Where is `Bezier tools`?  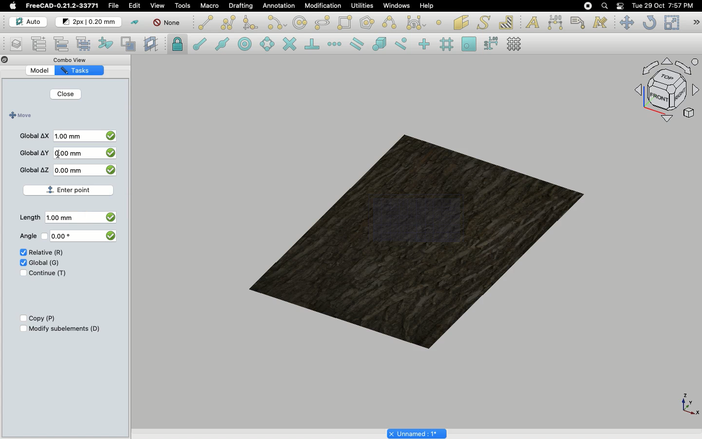
Bezier tools is located at coordinates (417, 22).